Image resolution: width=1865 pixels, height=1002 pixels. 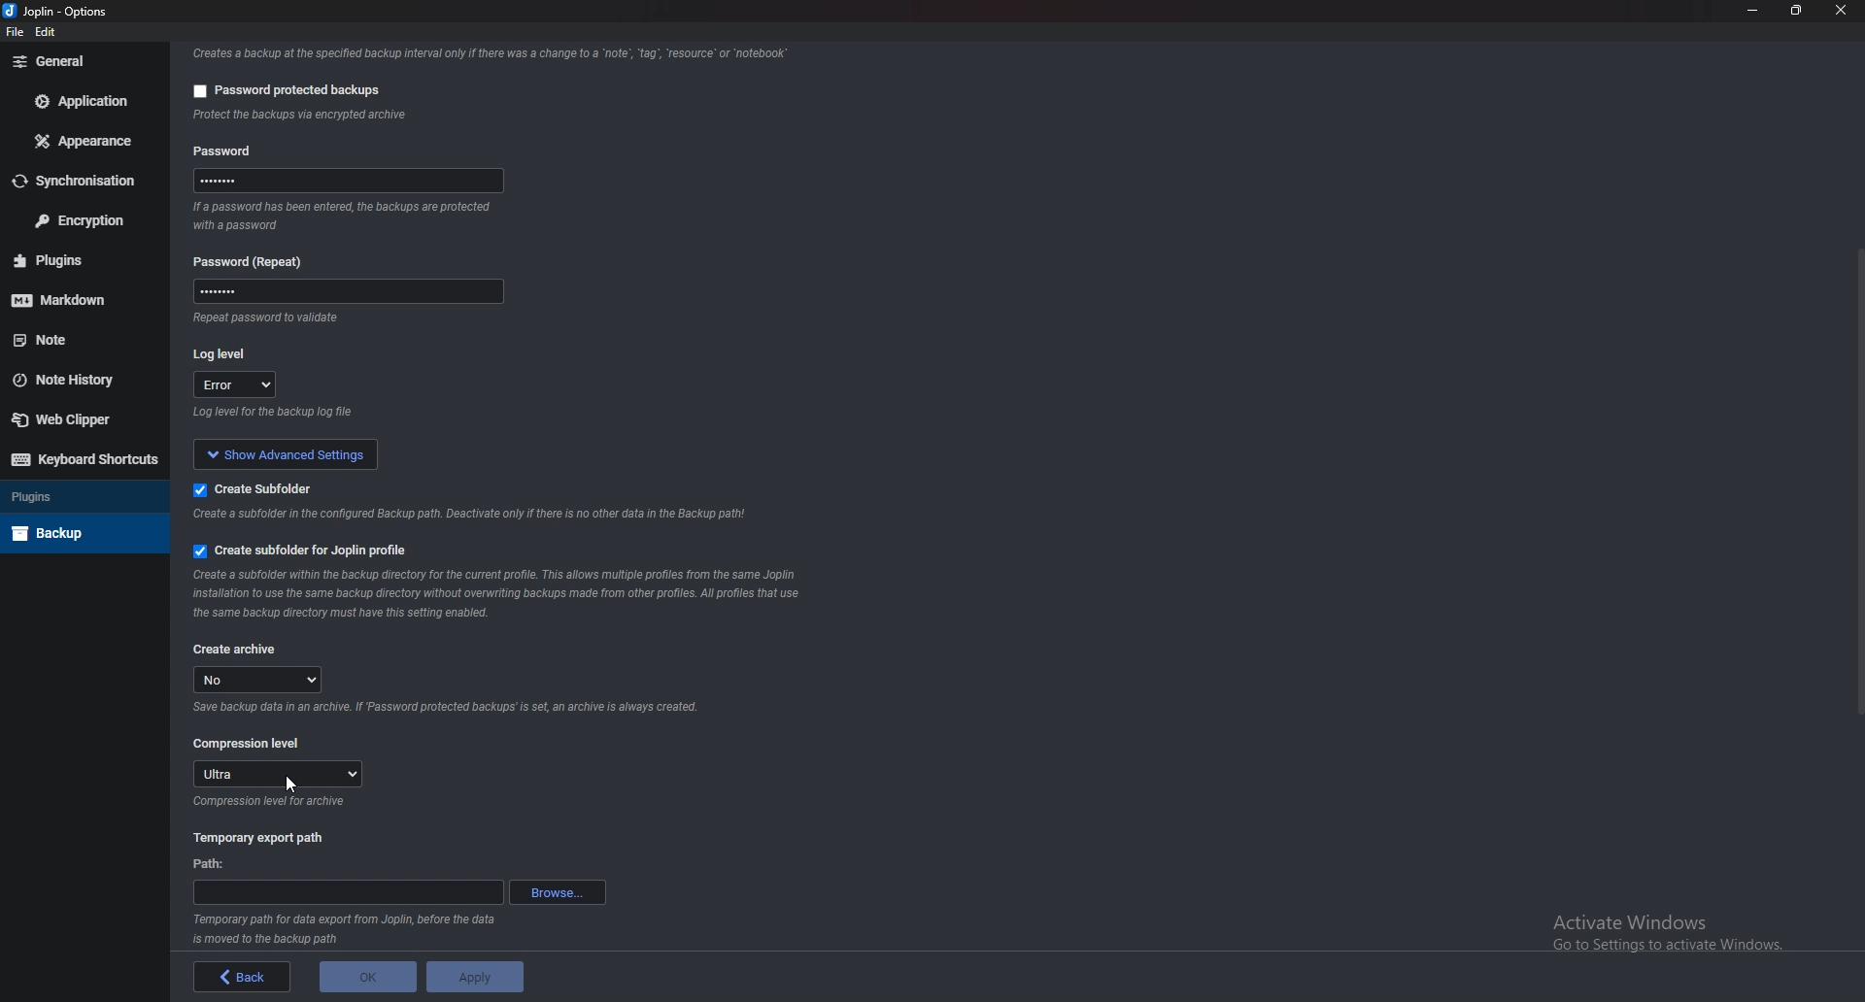 What do you see at coordinates (80, 497) in the screenshot?
I see `Plugins` at bounding box center [80, 497].